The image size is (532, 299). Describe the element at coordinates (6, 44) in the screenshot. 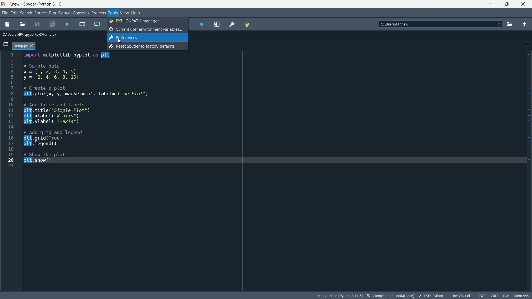

I see `browse tabs` at that location.